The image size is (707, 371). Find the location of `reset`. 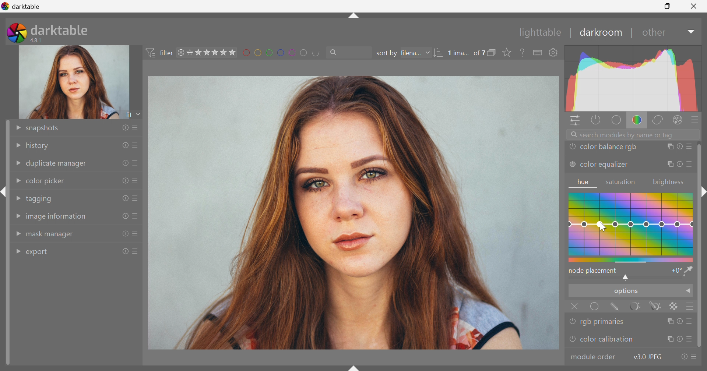

reset is located at coordinates (123, 234).